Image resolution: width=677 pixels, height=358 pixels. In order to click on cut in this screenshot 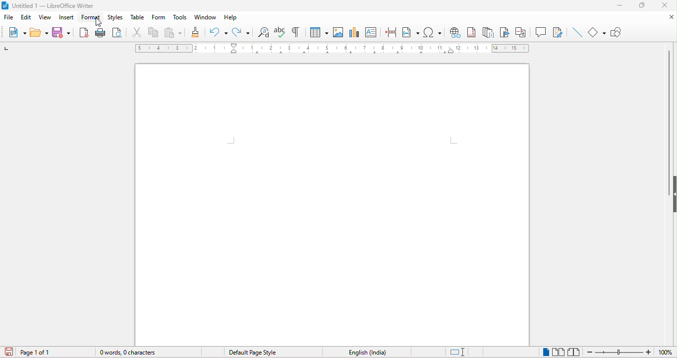, I will do `click(136, 33)`.